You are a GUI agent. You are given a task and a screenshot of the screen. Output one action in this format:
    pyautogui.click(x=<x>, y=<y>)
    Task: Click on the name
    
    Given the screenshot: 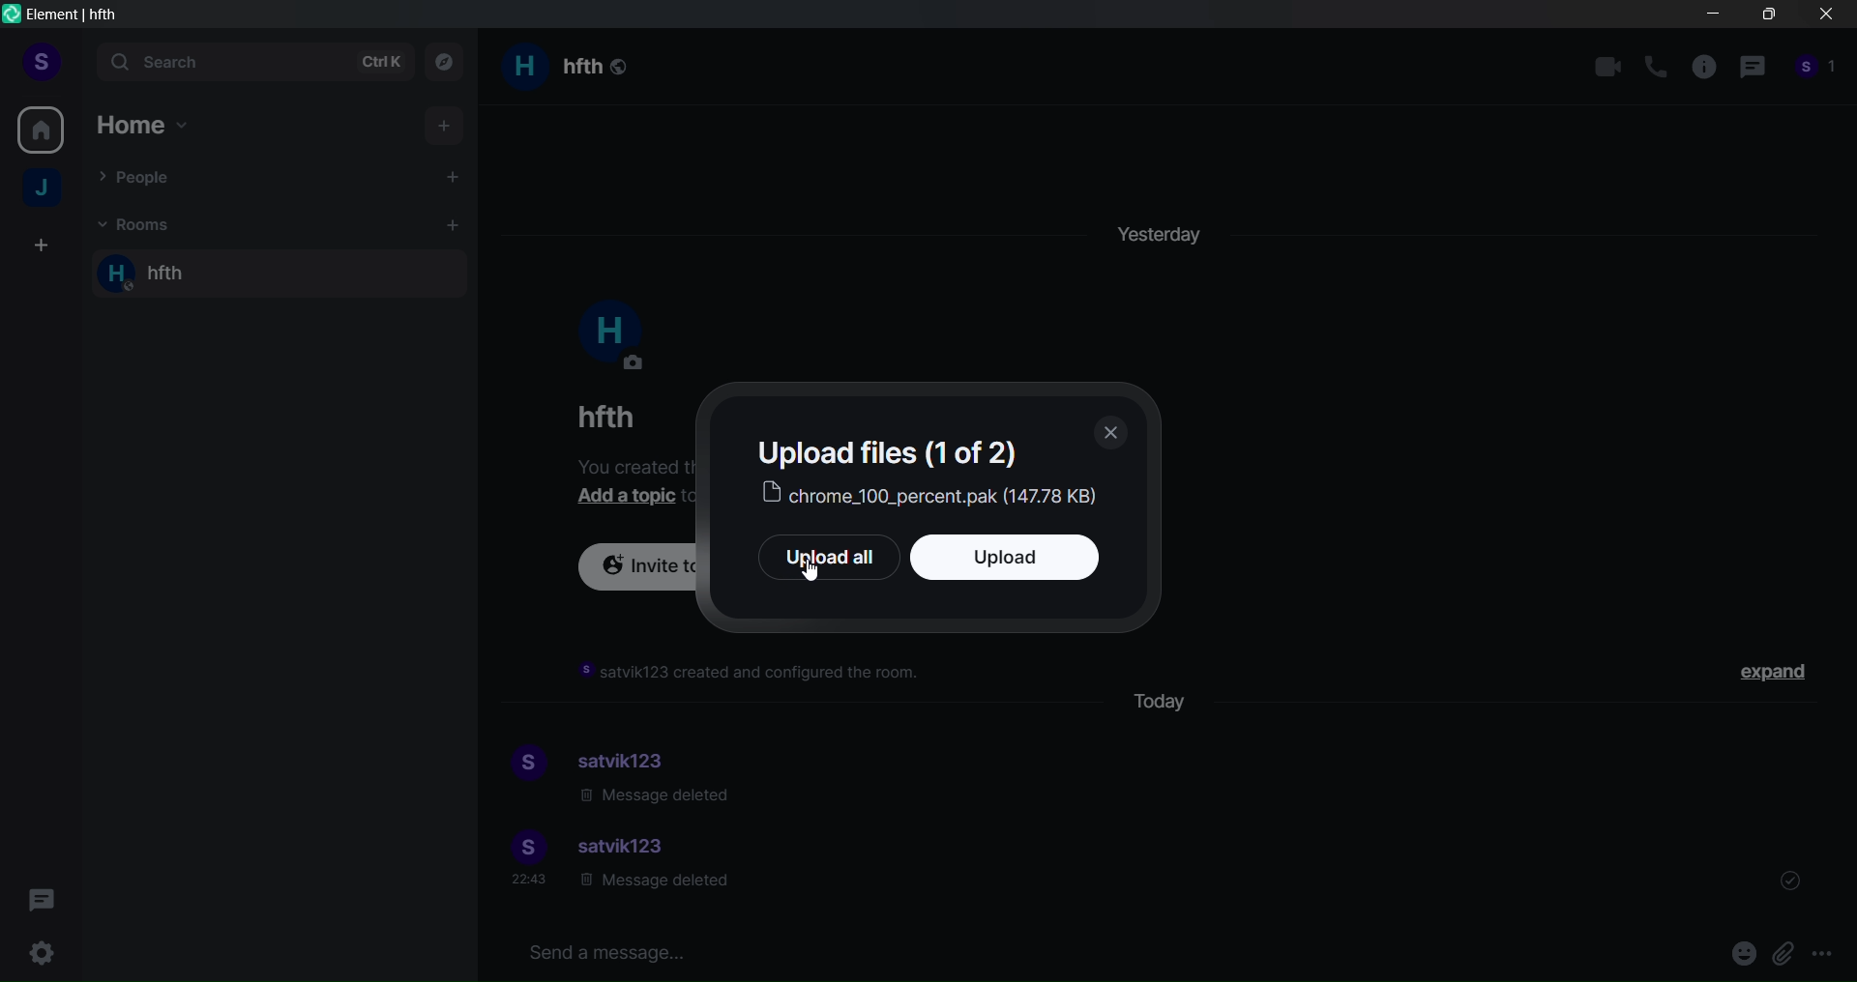 What is the action you would take?
    pyautogui.click(x=602, y=417)
    